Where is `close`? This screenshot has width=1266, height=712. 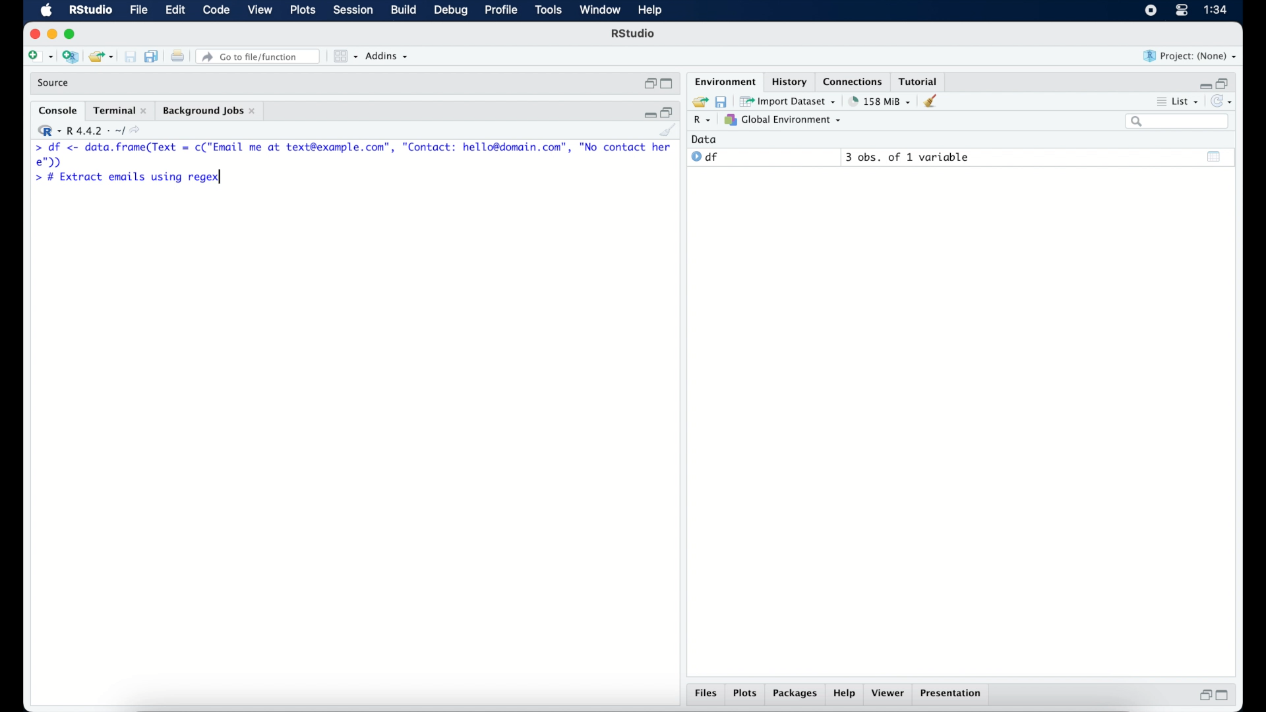 close is located at coordinates (32, 32).